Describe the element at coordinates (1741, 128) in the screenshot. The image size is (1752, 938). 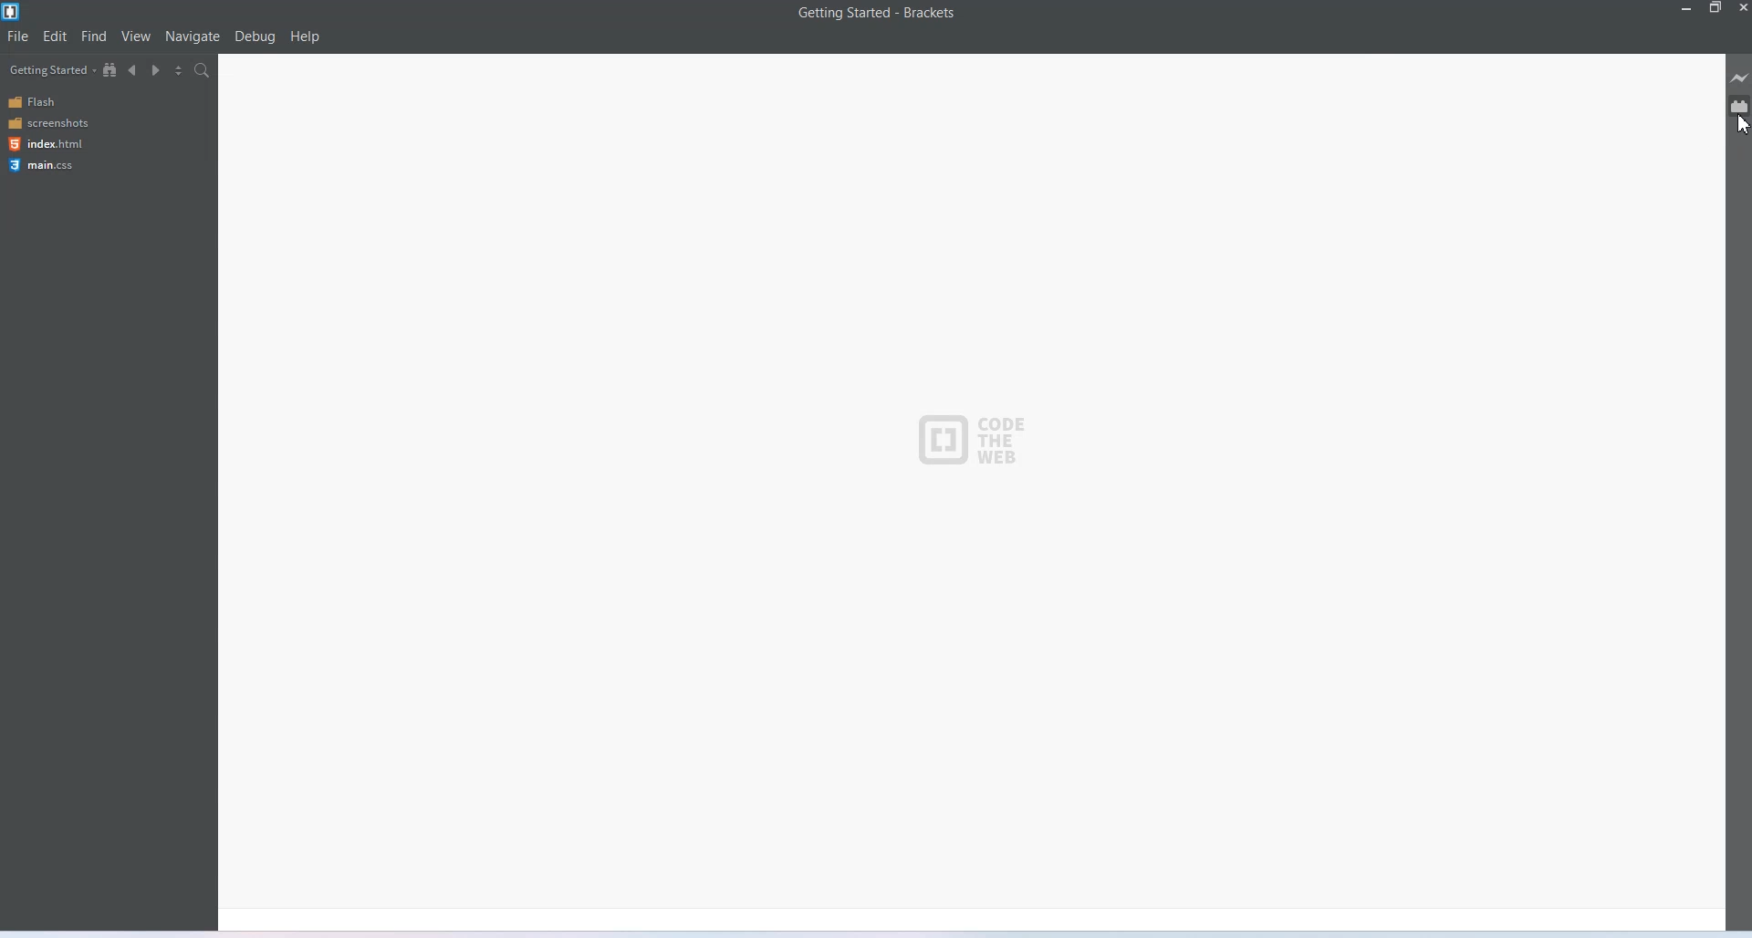
I see `Cursor` at that location.